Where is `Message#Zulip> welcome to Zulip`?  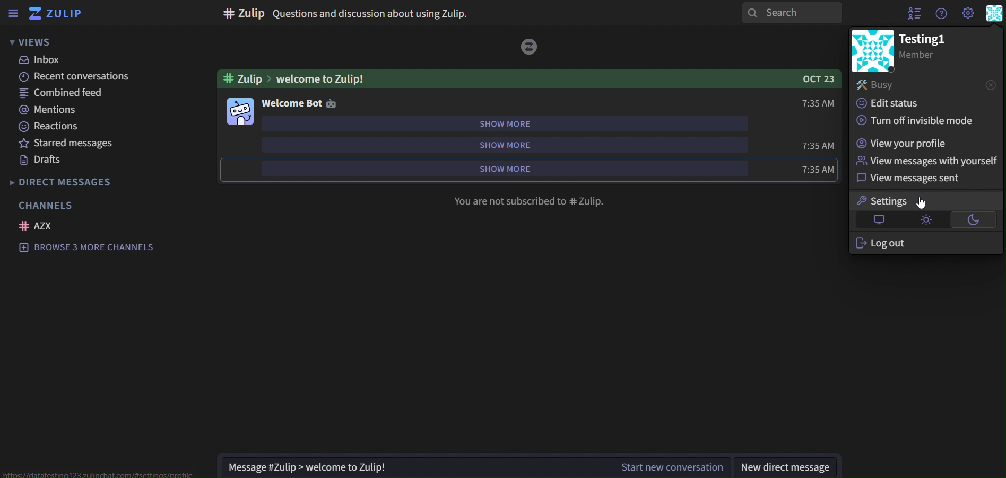 Message#Zulip> welcome to Zulip is located at coordinates (314, 466).